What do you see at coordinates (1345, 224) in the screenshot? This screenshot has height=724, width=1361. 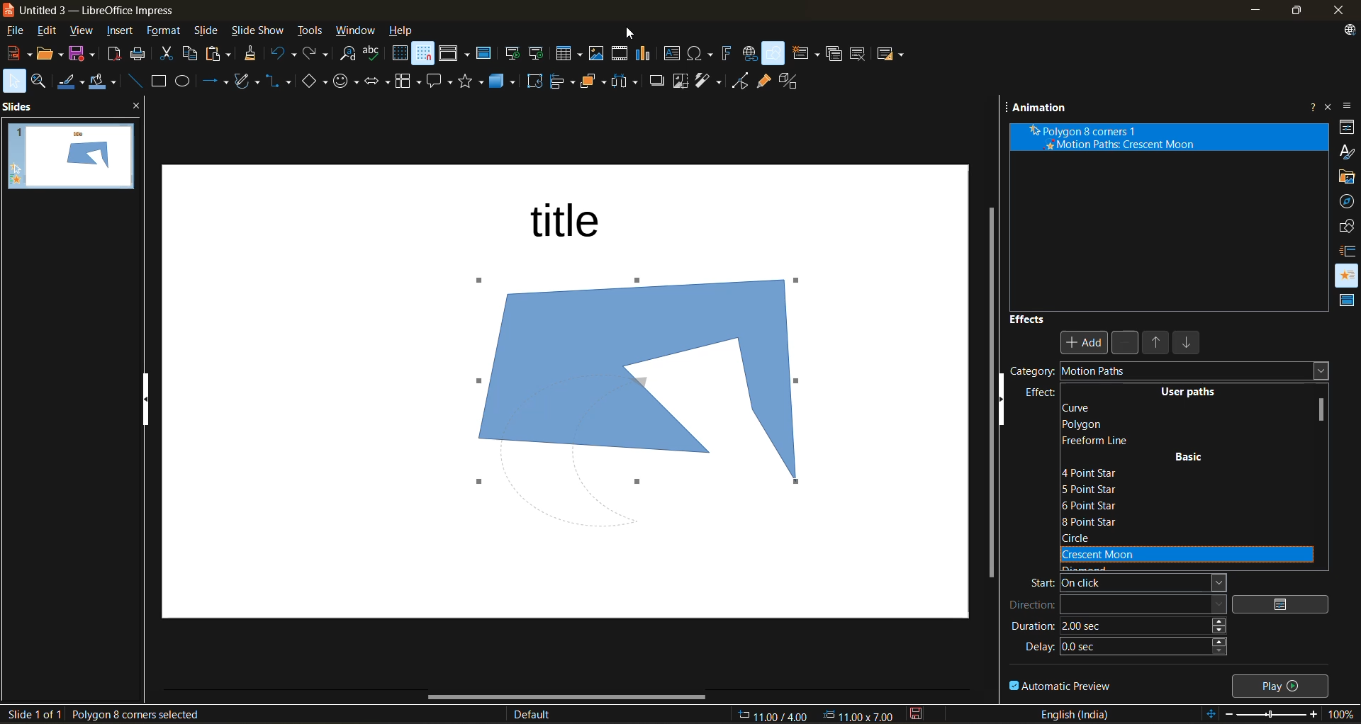 I see `shapes` at bounding box center [1345, 224].